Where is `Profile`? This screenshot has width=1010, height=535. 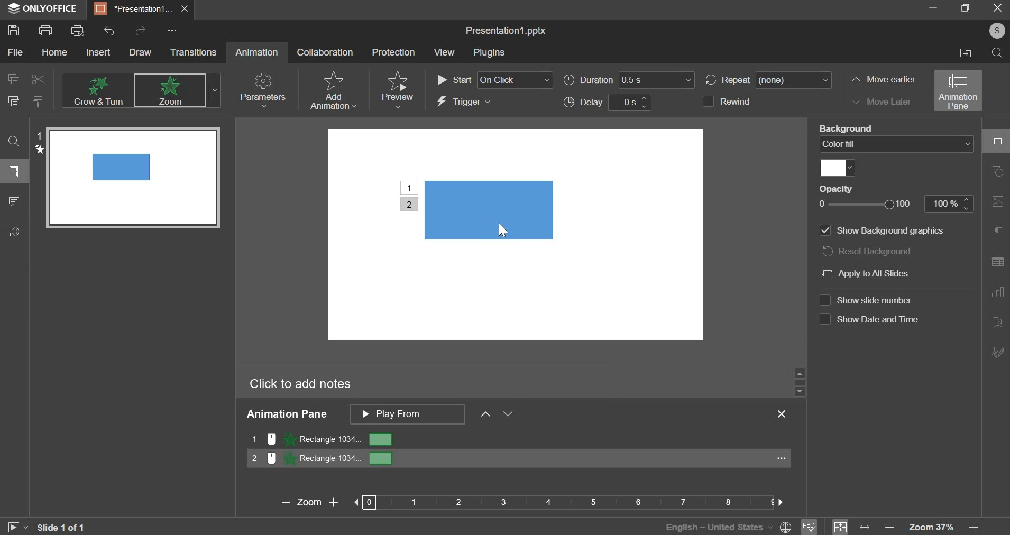 Profile is located at coordinates (997, 31).